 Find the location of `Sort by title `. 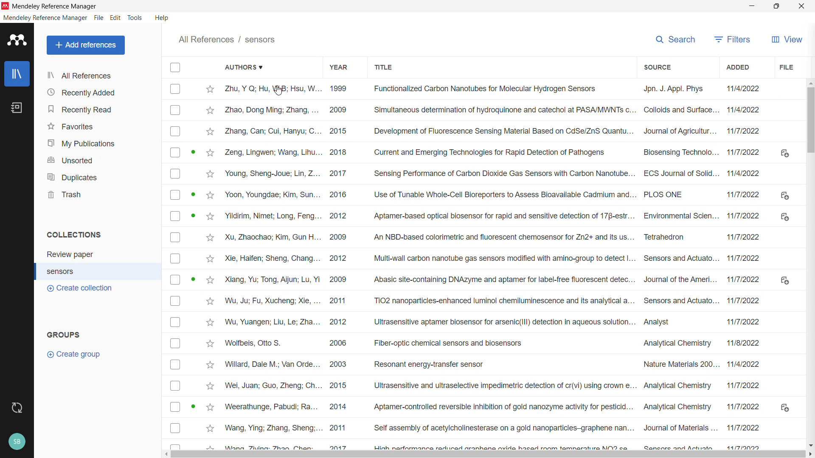

Sort by title  is located at coordinates (384, 67).